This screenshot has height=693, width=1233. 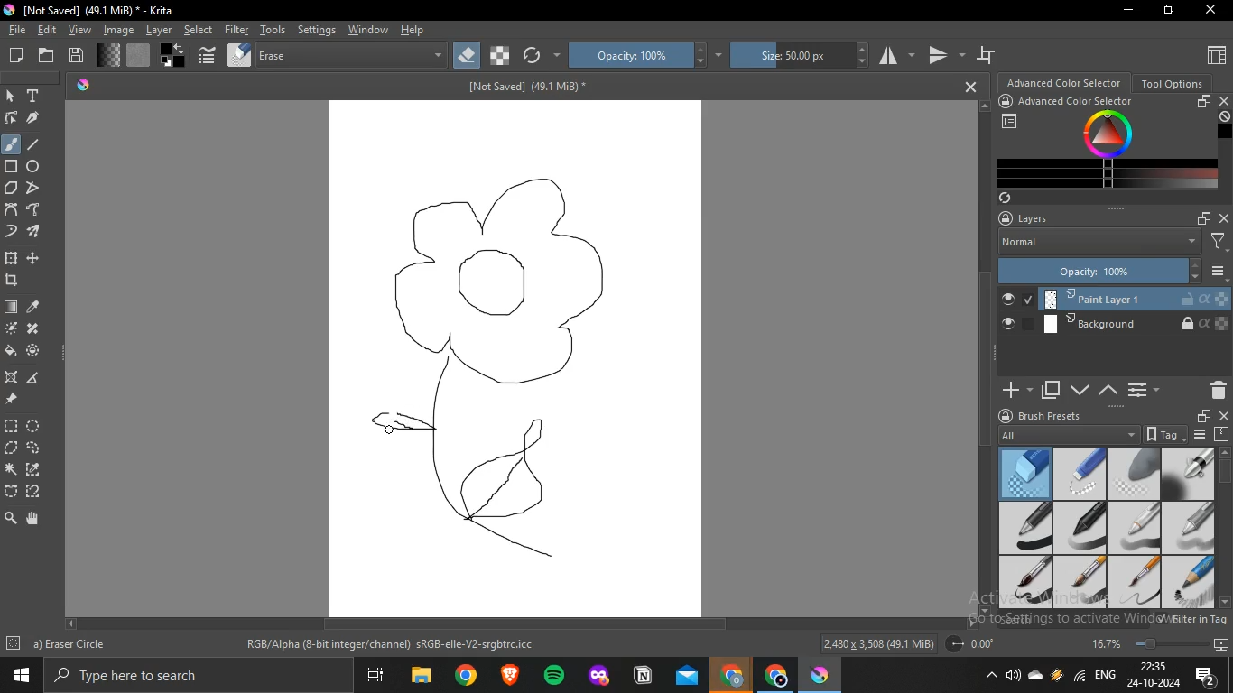 I want to click on eraser small, so click(x=1080, y=473).